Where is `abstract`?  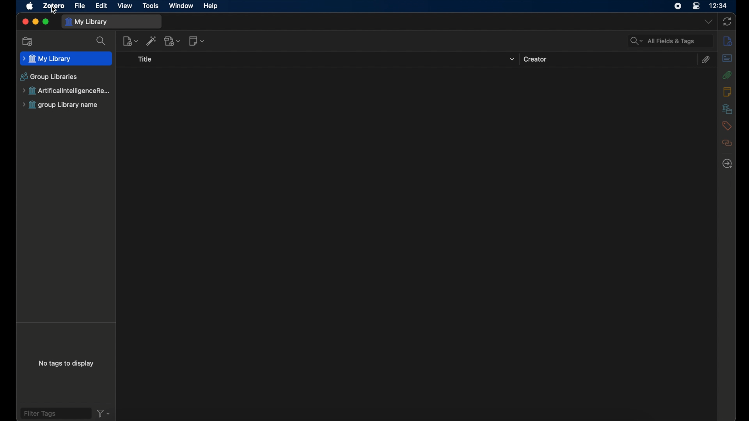 abstract is located at coordinates (727, 58).